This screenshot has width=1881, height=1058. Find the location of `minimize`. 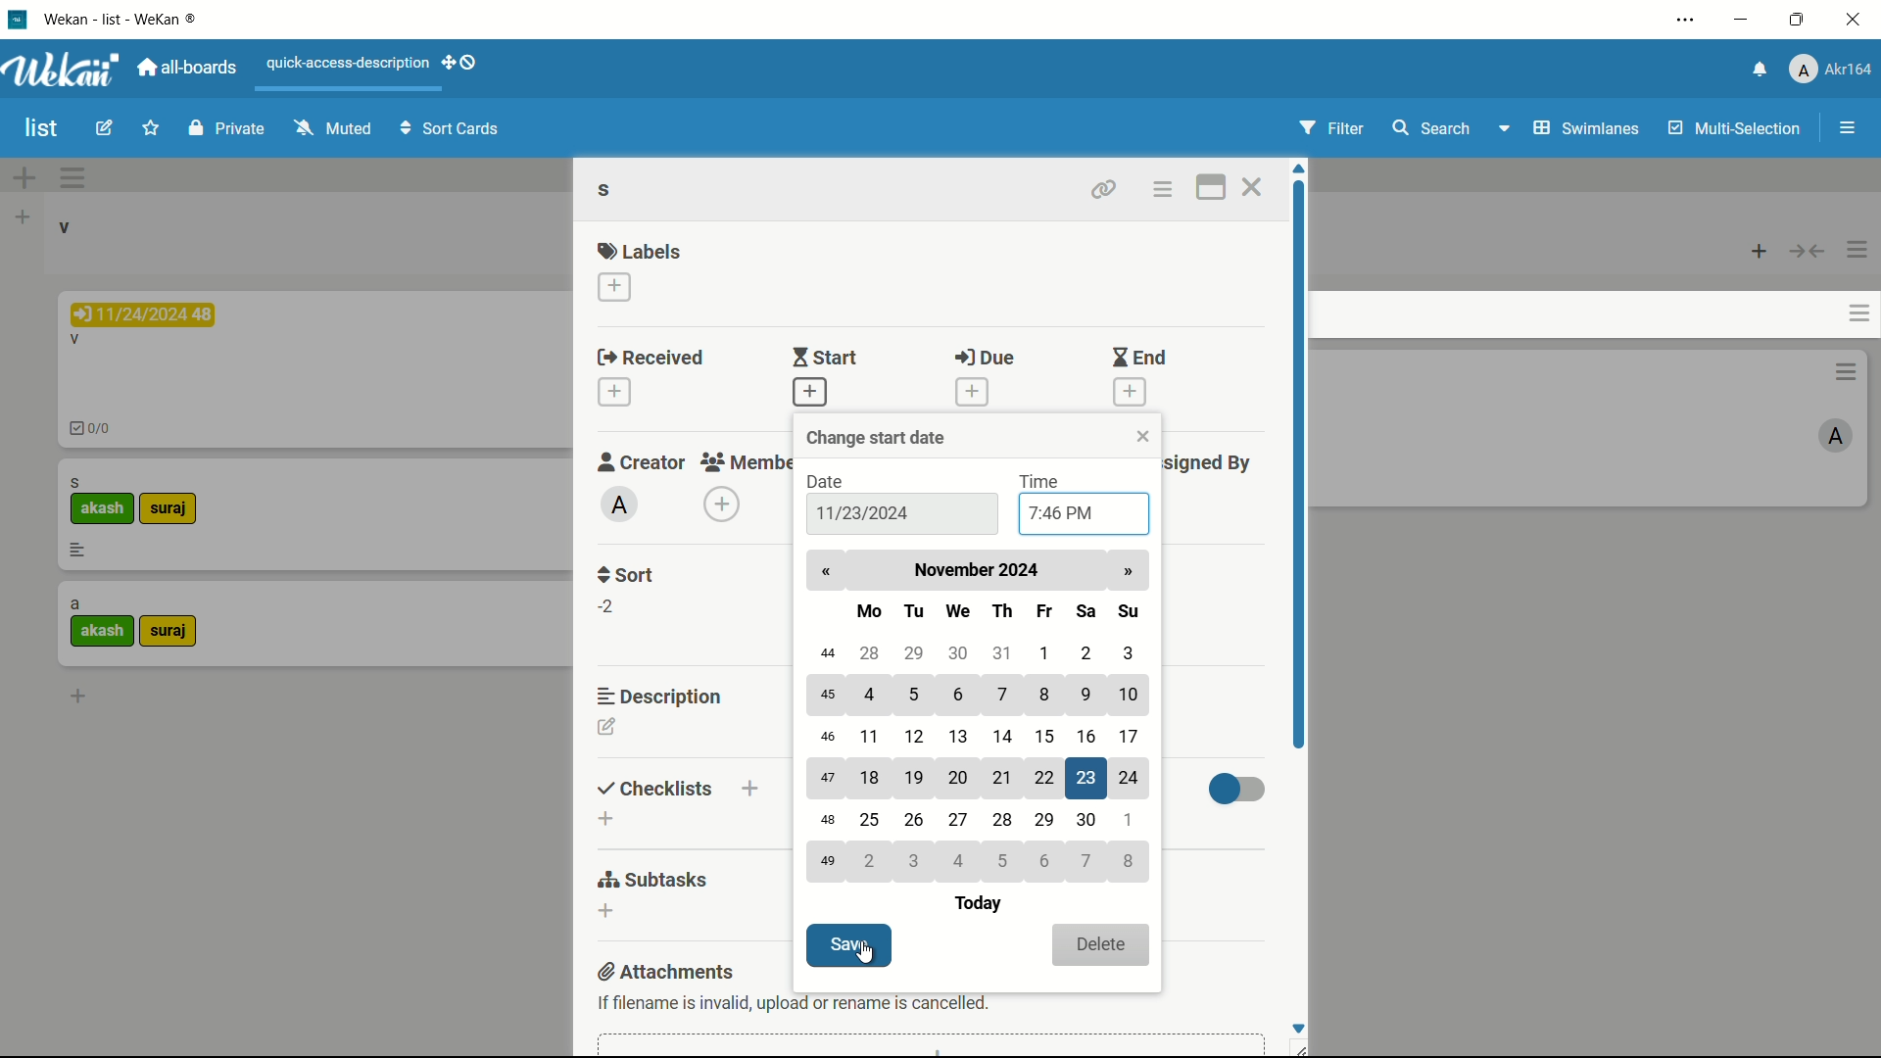

minimize is located at coordinates (1742, 22).